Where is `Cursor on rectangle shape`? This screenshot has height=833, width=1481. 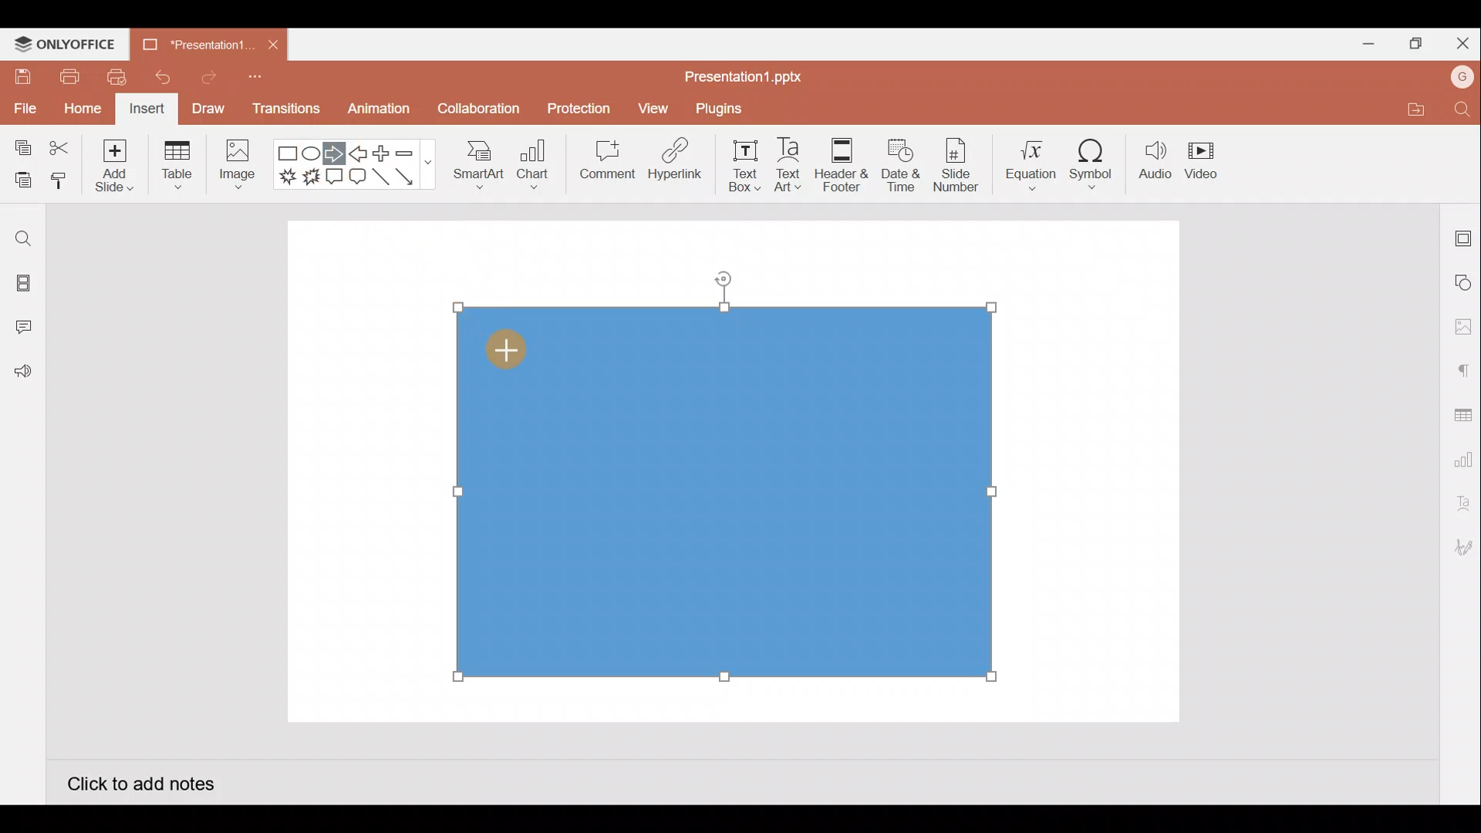
Cursor on rectangle shape is located at coordinates (512, 352).